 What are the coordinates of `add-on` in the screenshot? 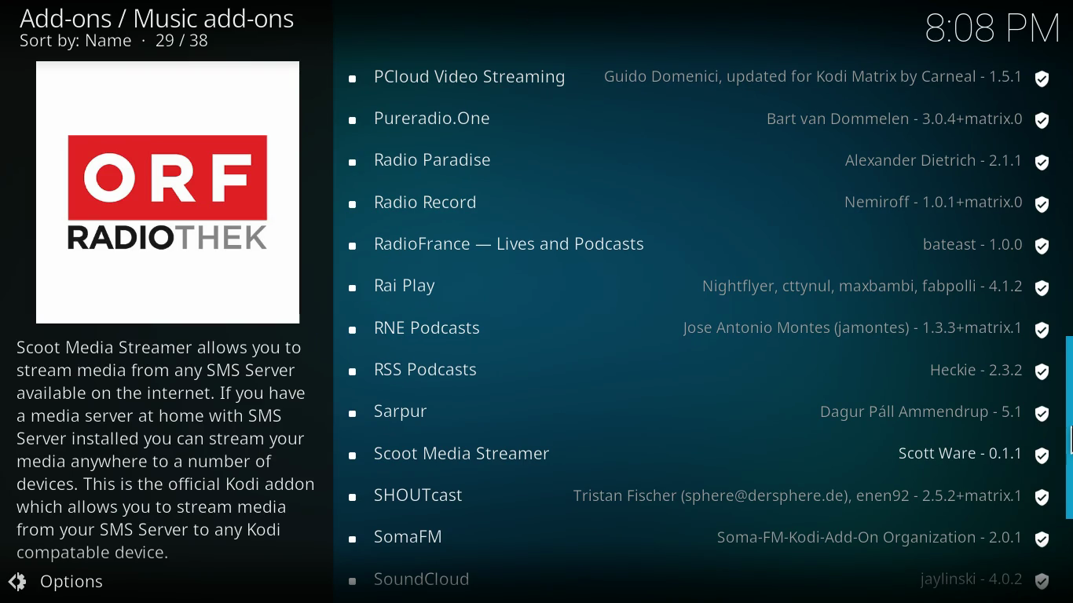 It's located at (499, 247).